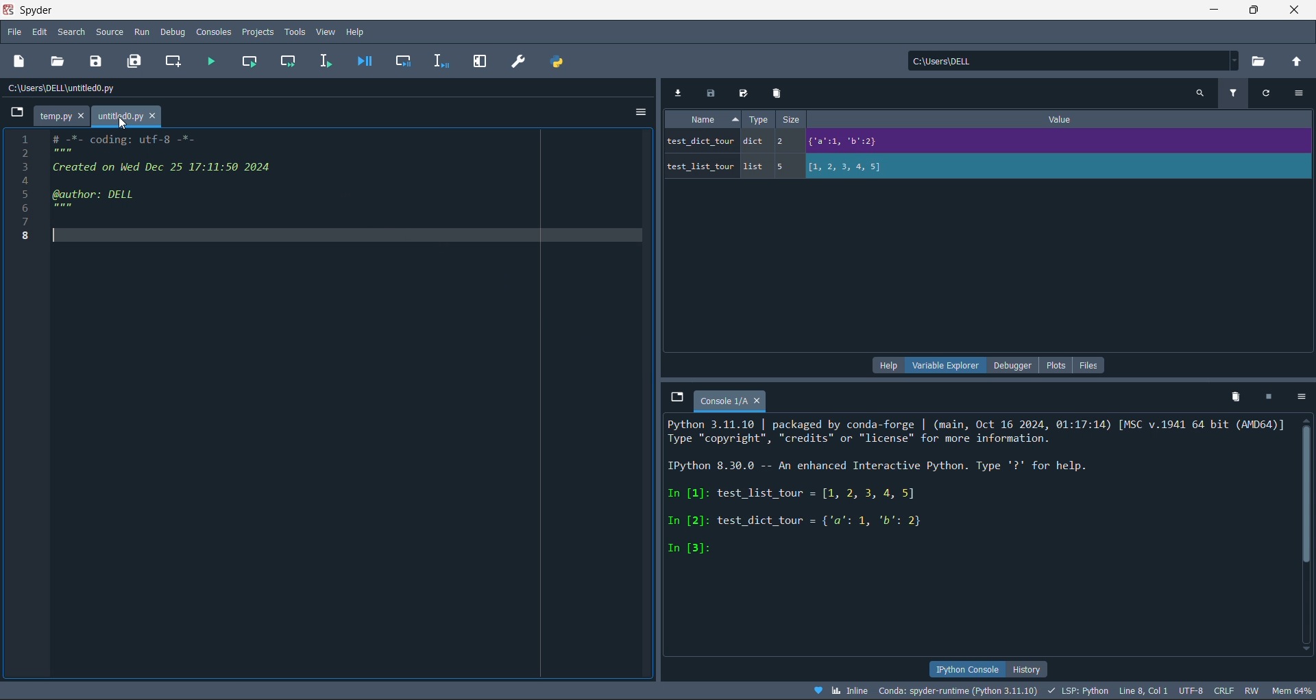  I want to click on refresh, so click(1268, 93).